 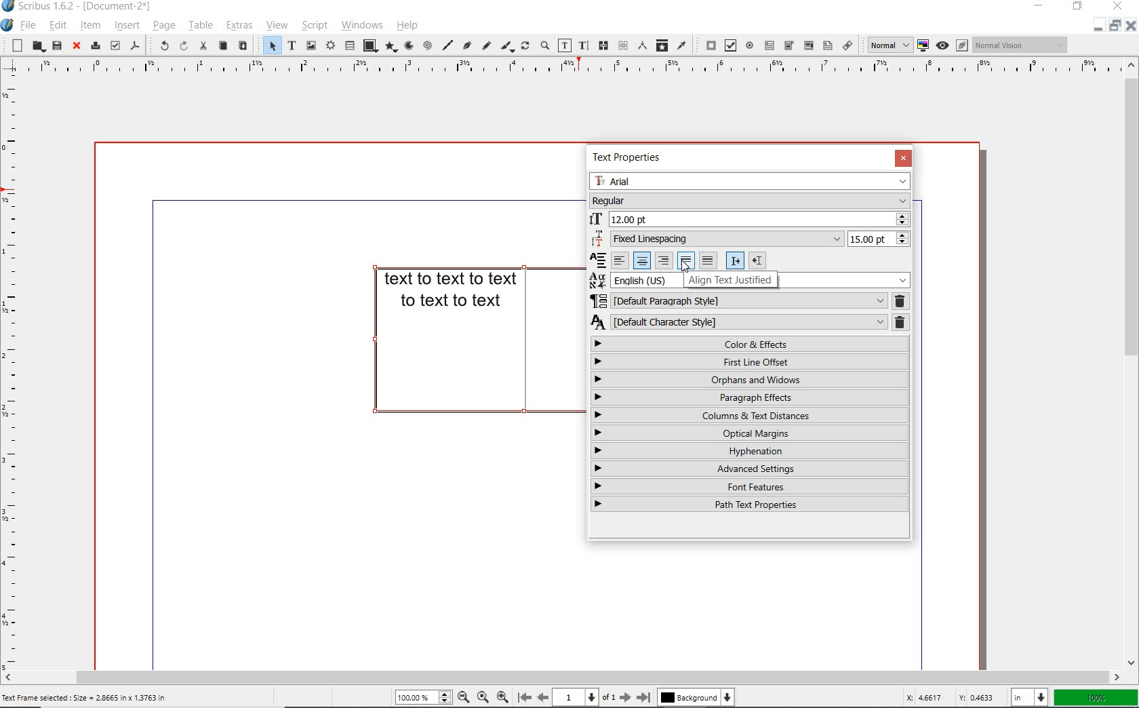 What do you see at coordinates (14, 372) in the screenshot?
I see `ruler` at bounding box center [14, 372].